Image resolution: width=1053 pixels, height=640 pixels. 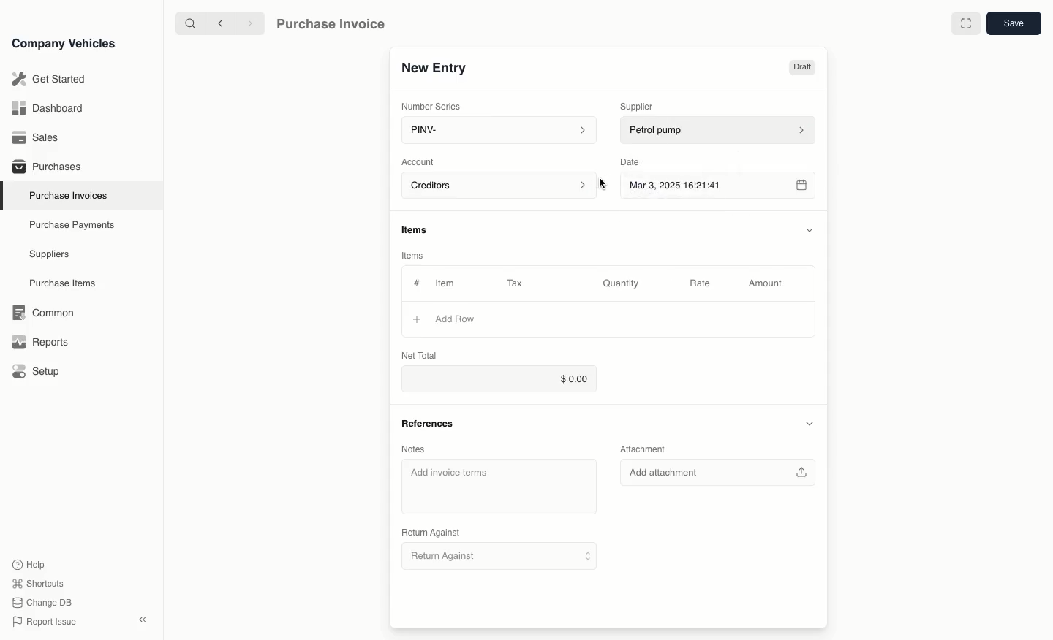 What do you see at coordinates (44, 603) in the screenshot?
I see `change DB` at bounding box center [44, 603].